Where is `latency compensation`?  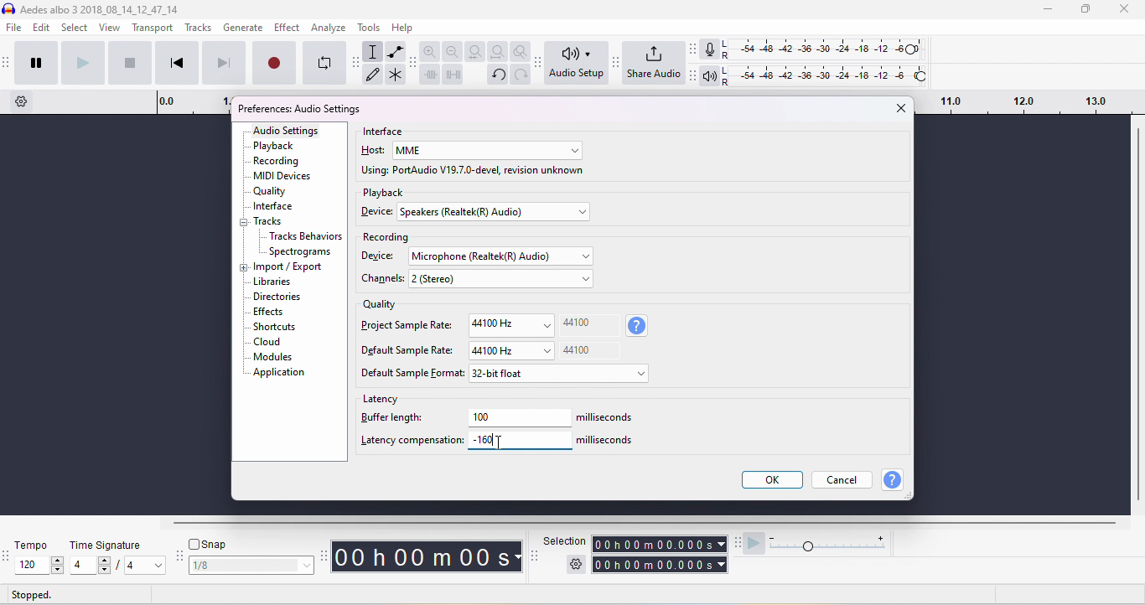 latency compensation is located at coordinates (412, 440).